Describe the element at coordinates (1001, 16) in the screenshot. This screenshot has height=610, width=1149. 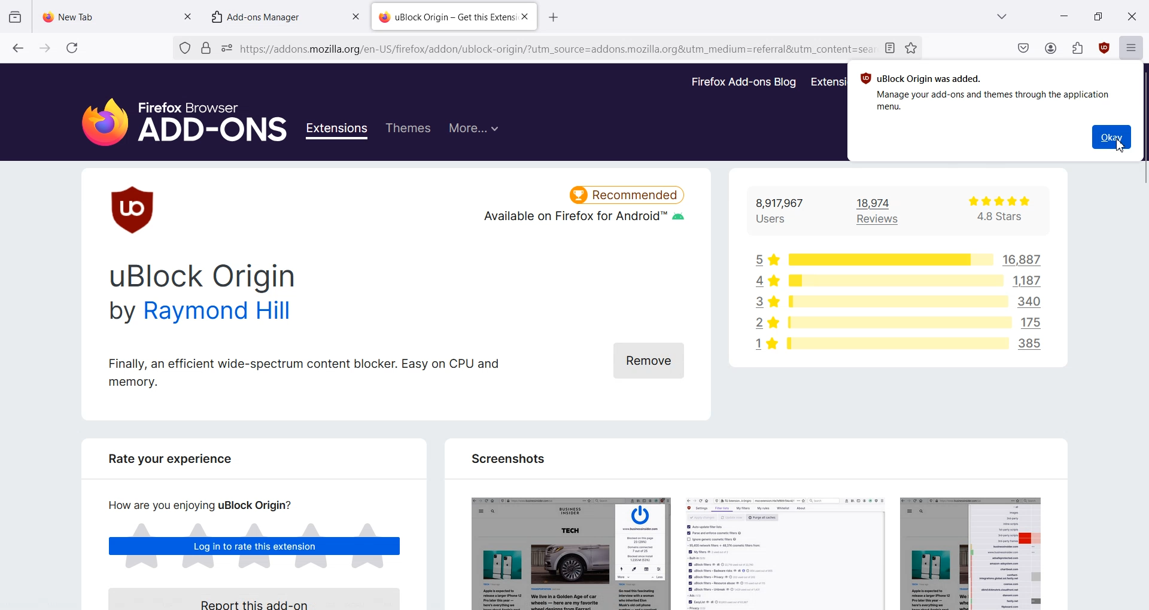
I see `List all Tab` at that location.